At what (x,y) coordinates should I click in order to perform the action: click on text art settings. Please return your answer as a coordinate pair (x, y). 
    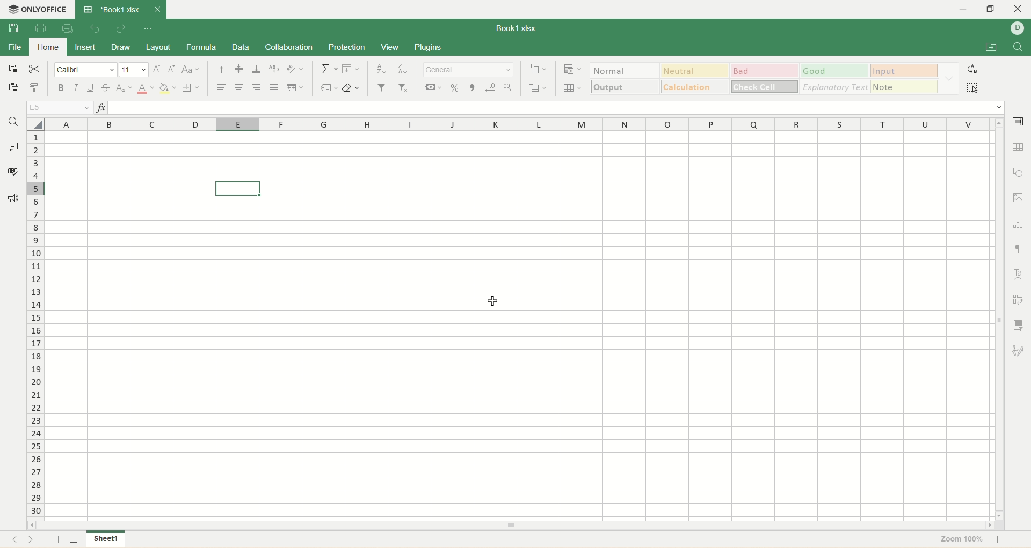
    Looking at the image, I should click on (1019, 275).